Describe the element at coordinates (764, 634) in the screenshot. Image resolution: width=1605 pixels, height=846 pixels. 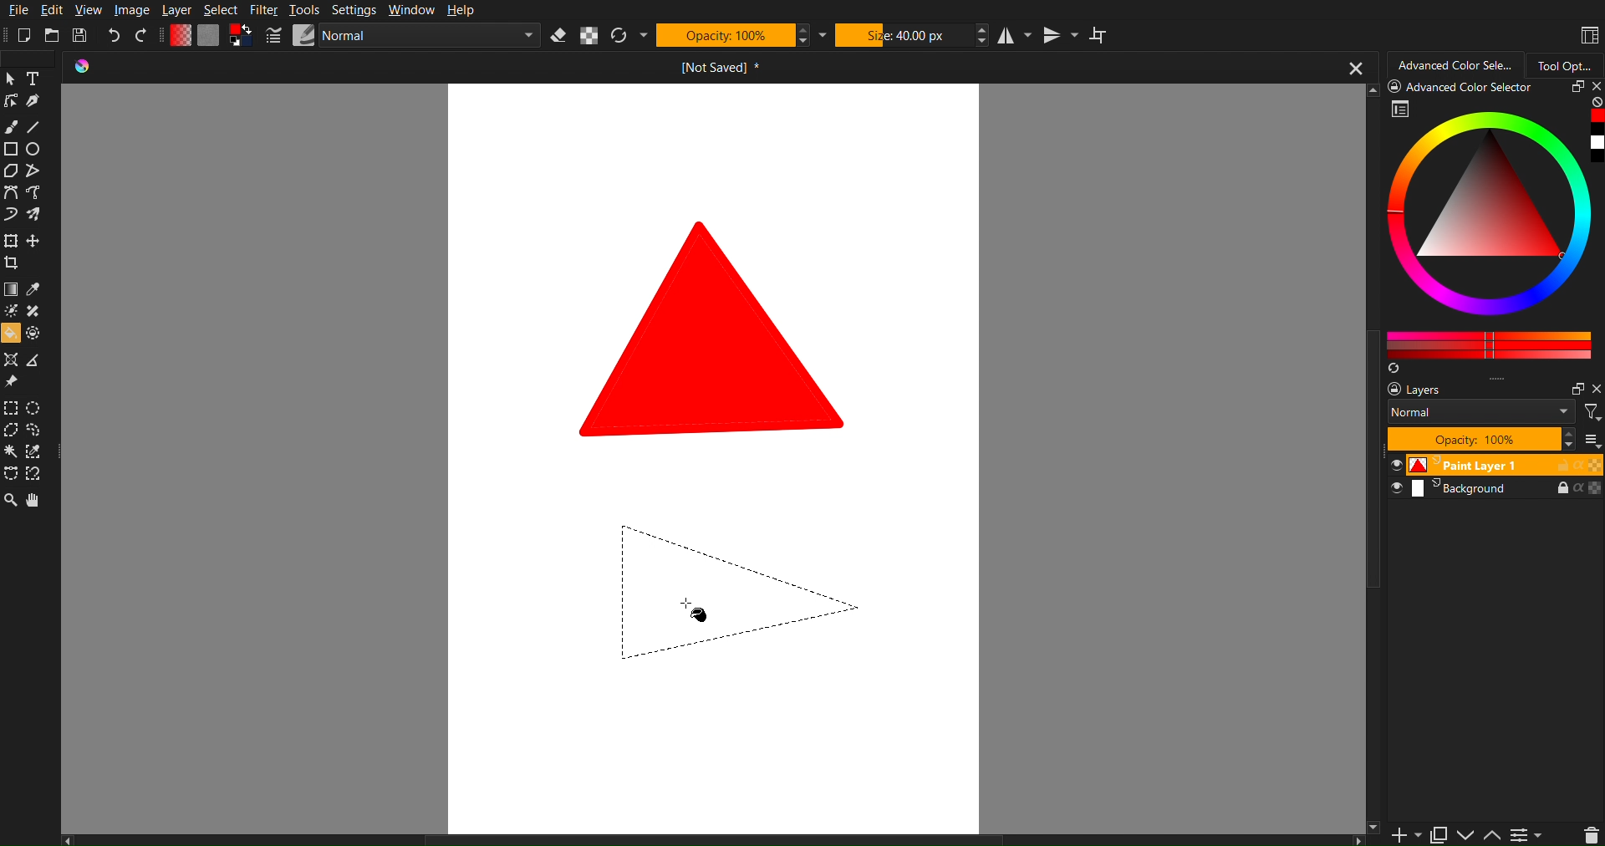
I see `Line 2` at that location.